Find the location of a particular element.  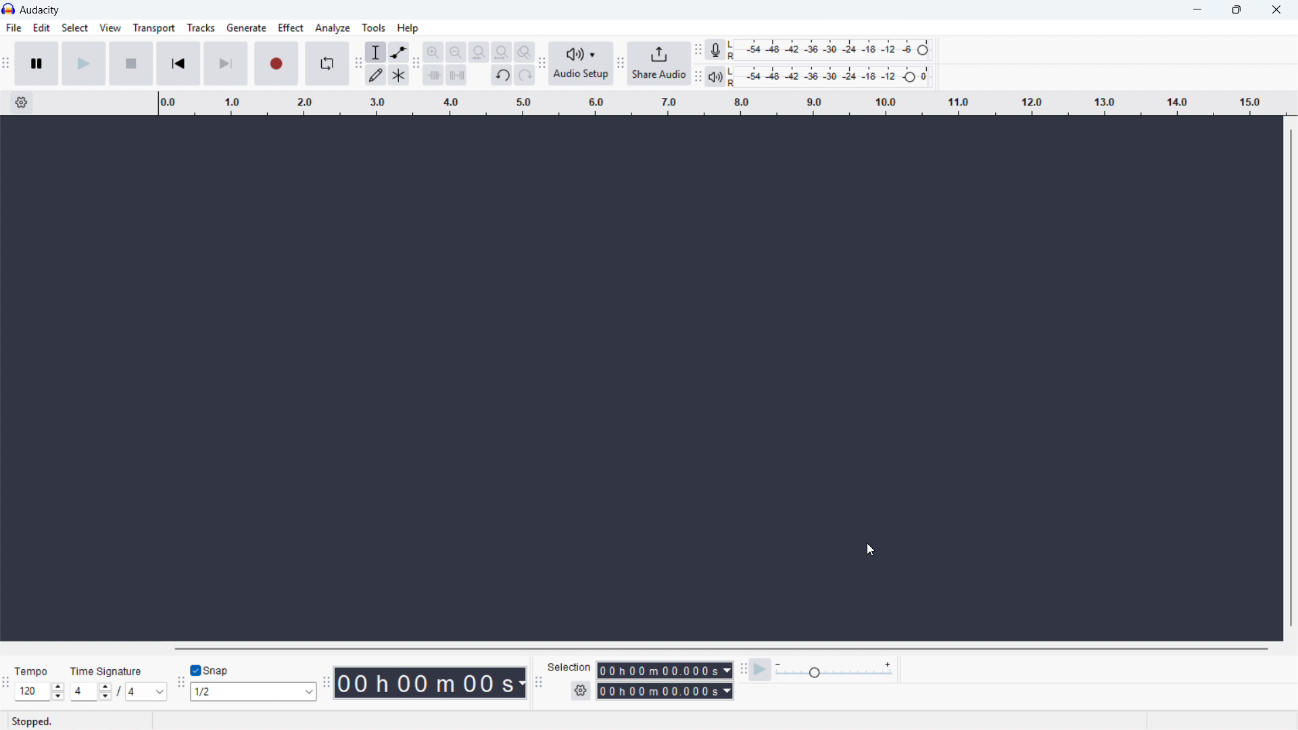

snapping toolbar is located at coordinates (180, 683).